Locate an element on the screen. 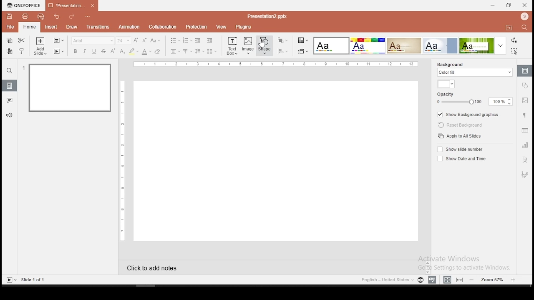  shape is located at coordinates (264, 45).